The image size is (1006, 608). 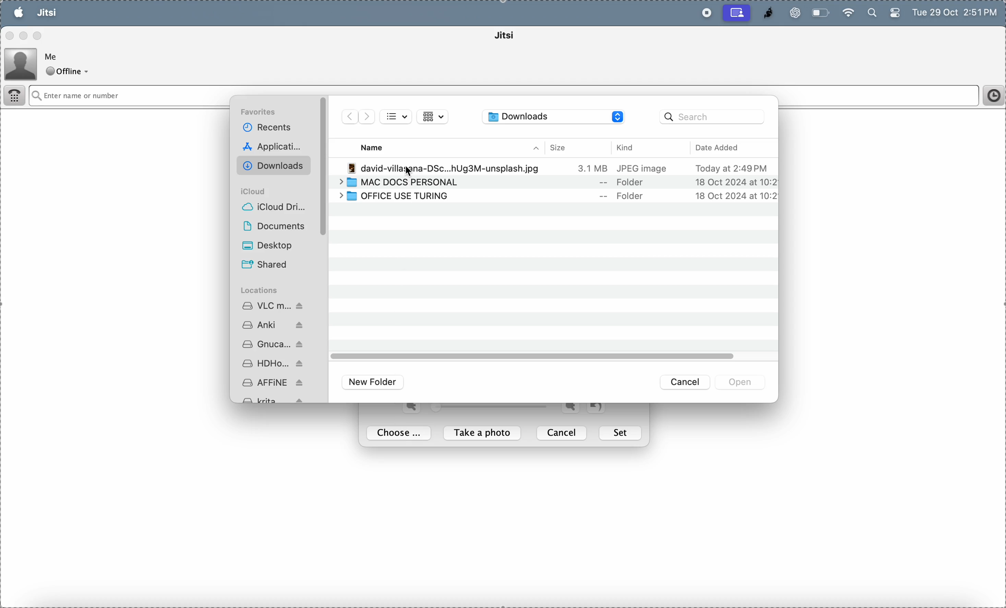 What do you see at coordinates (956, 13) in the screenshot?
I see `Tue 29 Oct 2:51 PM` at bounding box center [956, 13].